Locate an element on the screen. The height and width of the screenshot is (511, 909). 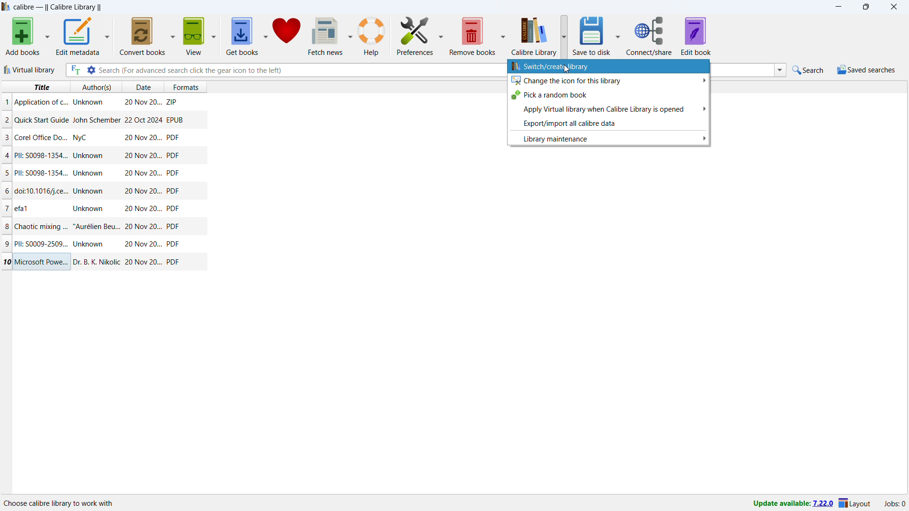
close is located at coordinates (894, 7).